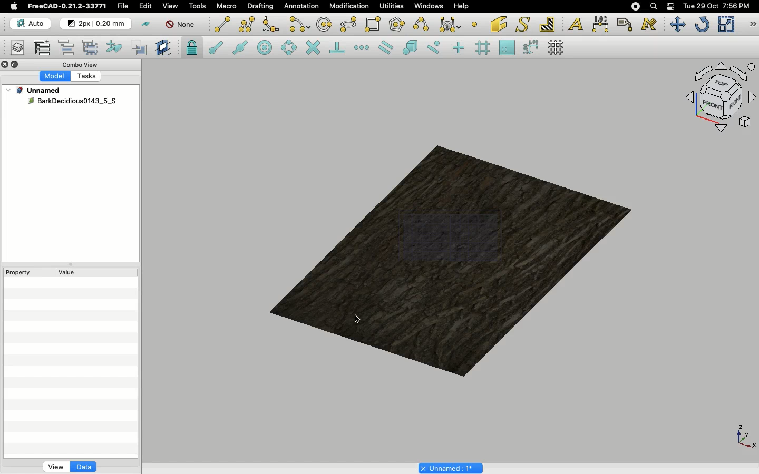 Image resolution: width=759 pixels, height=474 pixels. What do you see at coordinates (716, 5) in the screenshot?
I see `Date/time` at bounding box center [716, 5].